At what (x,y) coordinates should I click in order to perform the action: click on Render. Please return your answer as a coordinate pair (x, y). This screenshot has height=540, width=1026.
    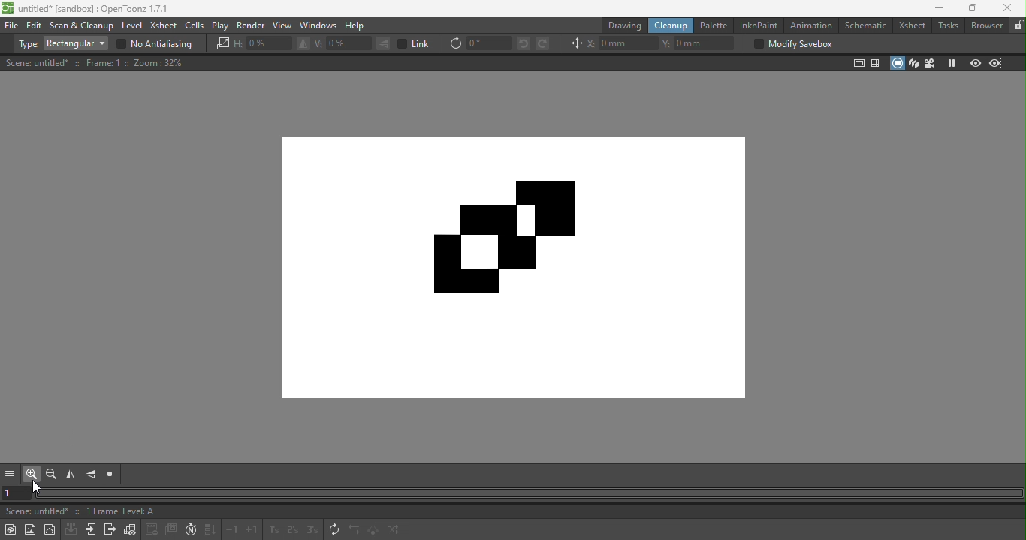
    Looking at the image, I should click on (249, 25).